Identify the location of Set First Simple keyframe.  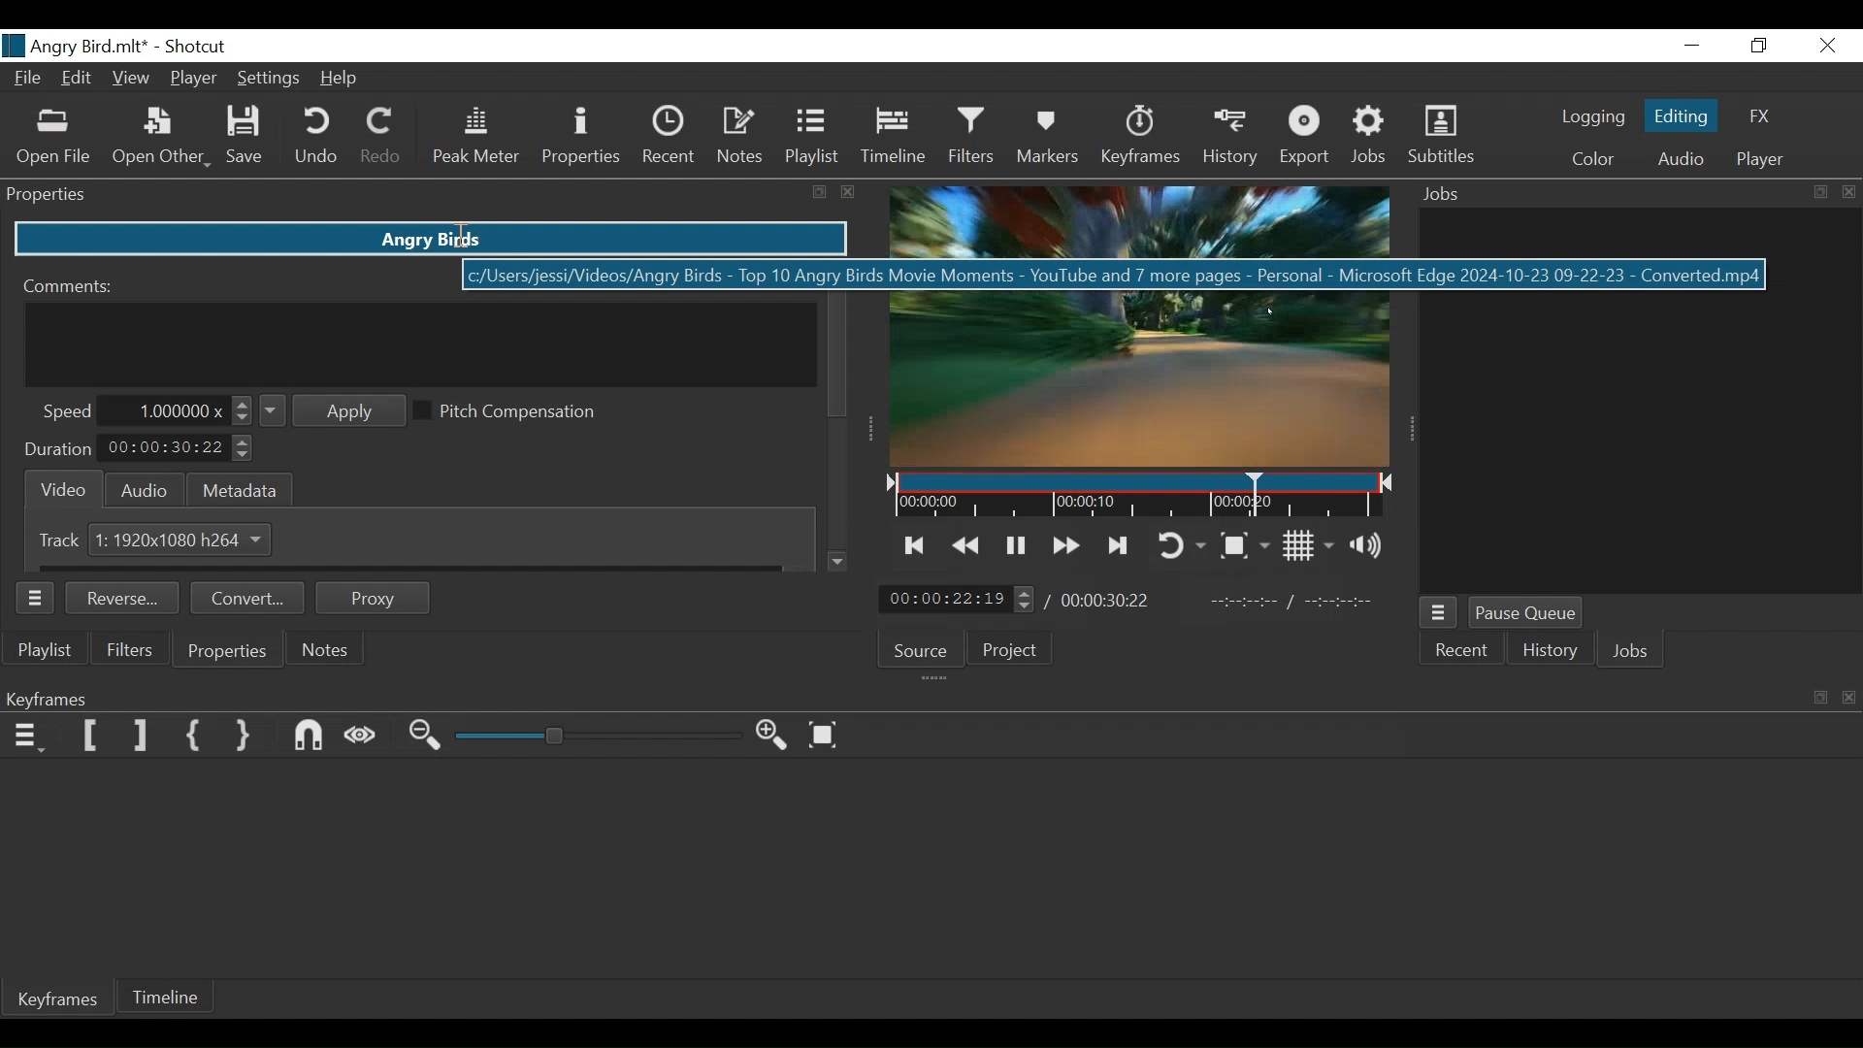
(199, 737).